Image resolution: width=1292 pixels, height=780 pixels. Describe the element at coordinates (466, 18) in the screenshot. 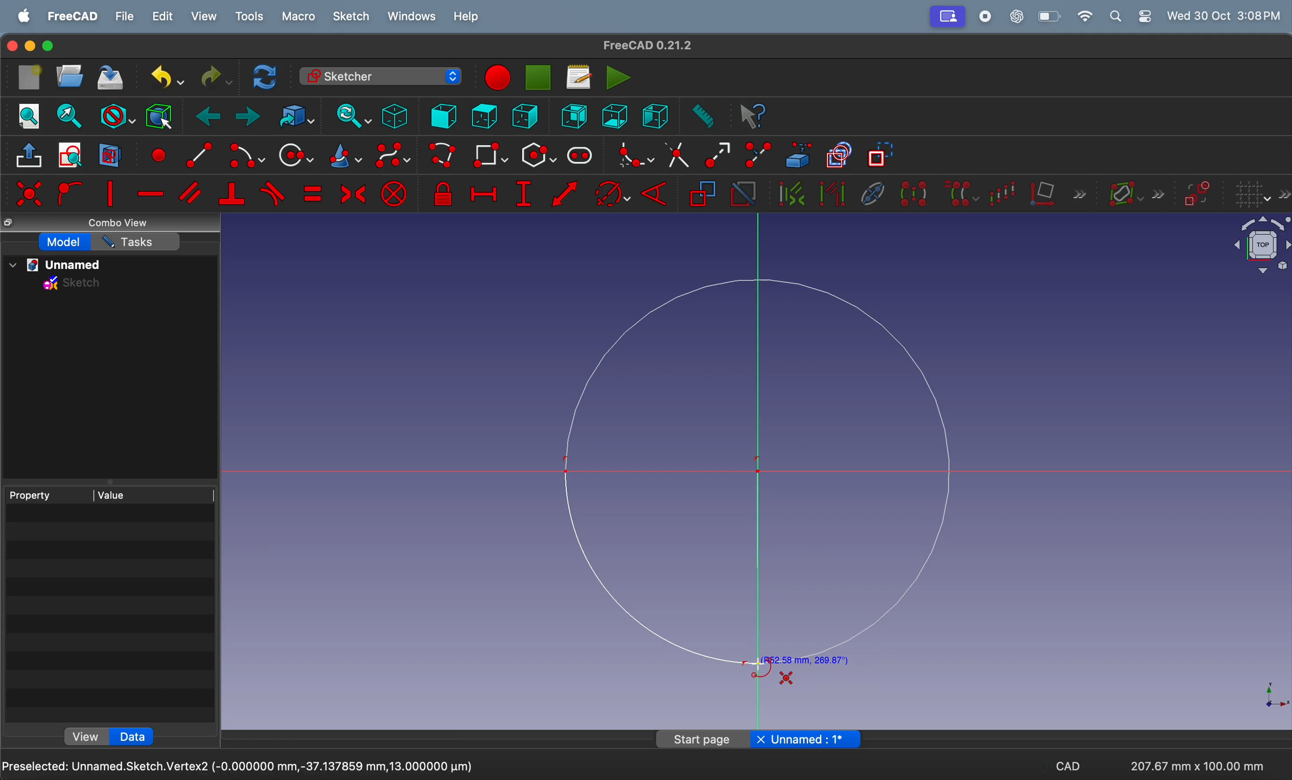

I see `help` at that location.